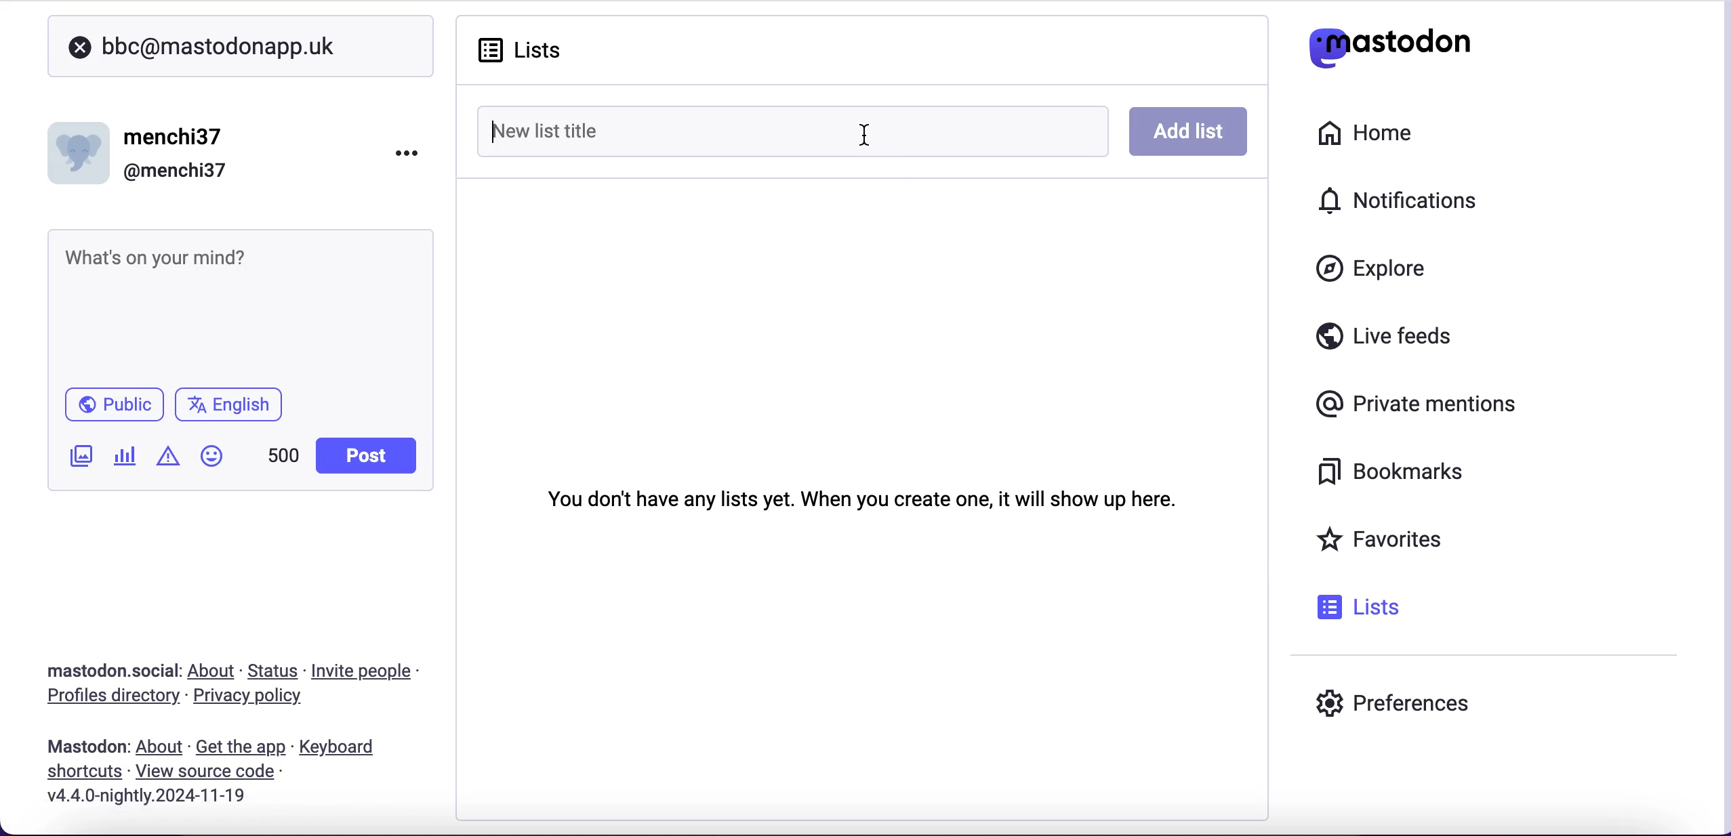  I want to click on get the app, so click(239, 747).